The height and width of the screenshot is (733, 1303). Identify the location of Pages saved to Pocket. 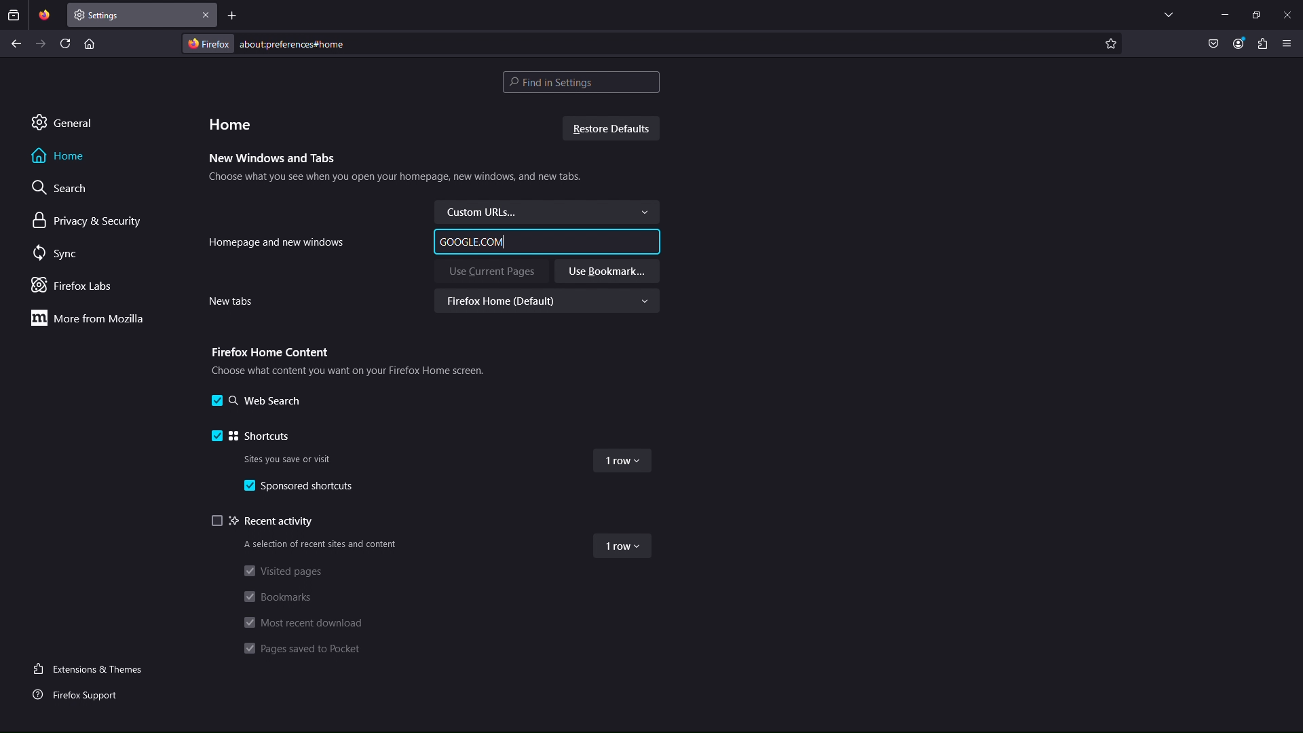
(305, 650).